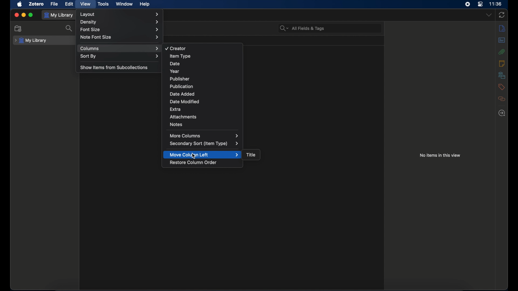 The image size is (518, 291). Describe the element at coordinates (69, 29) in the screenshot. I see `search` at that location.